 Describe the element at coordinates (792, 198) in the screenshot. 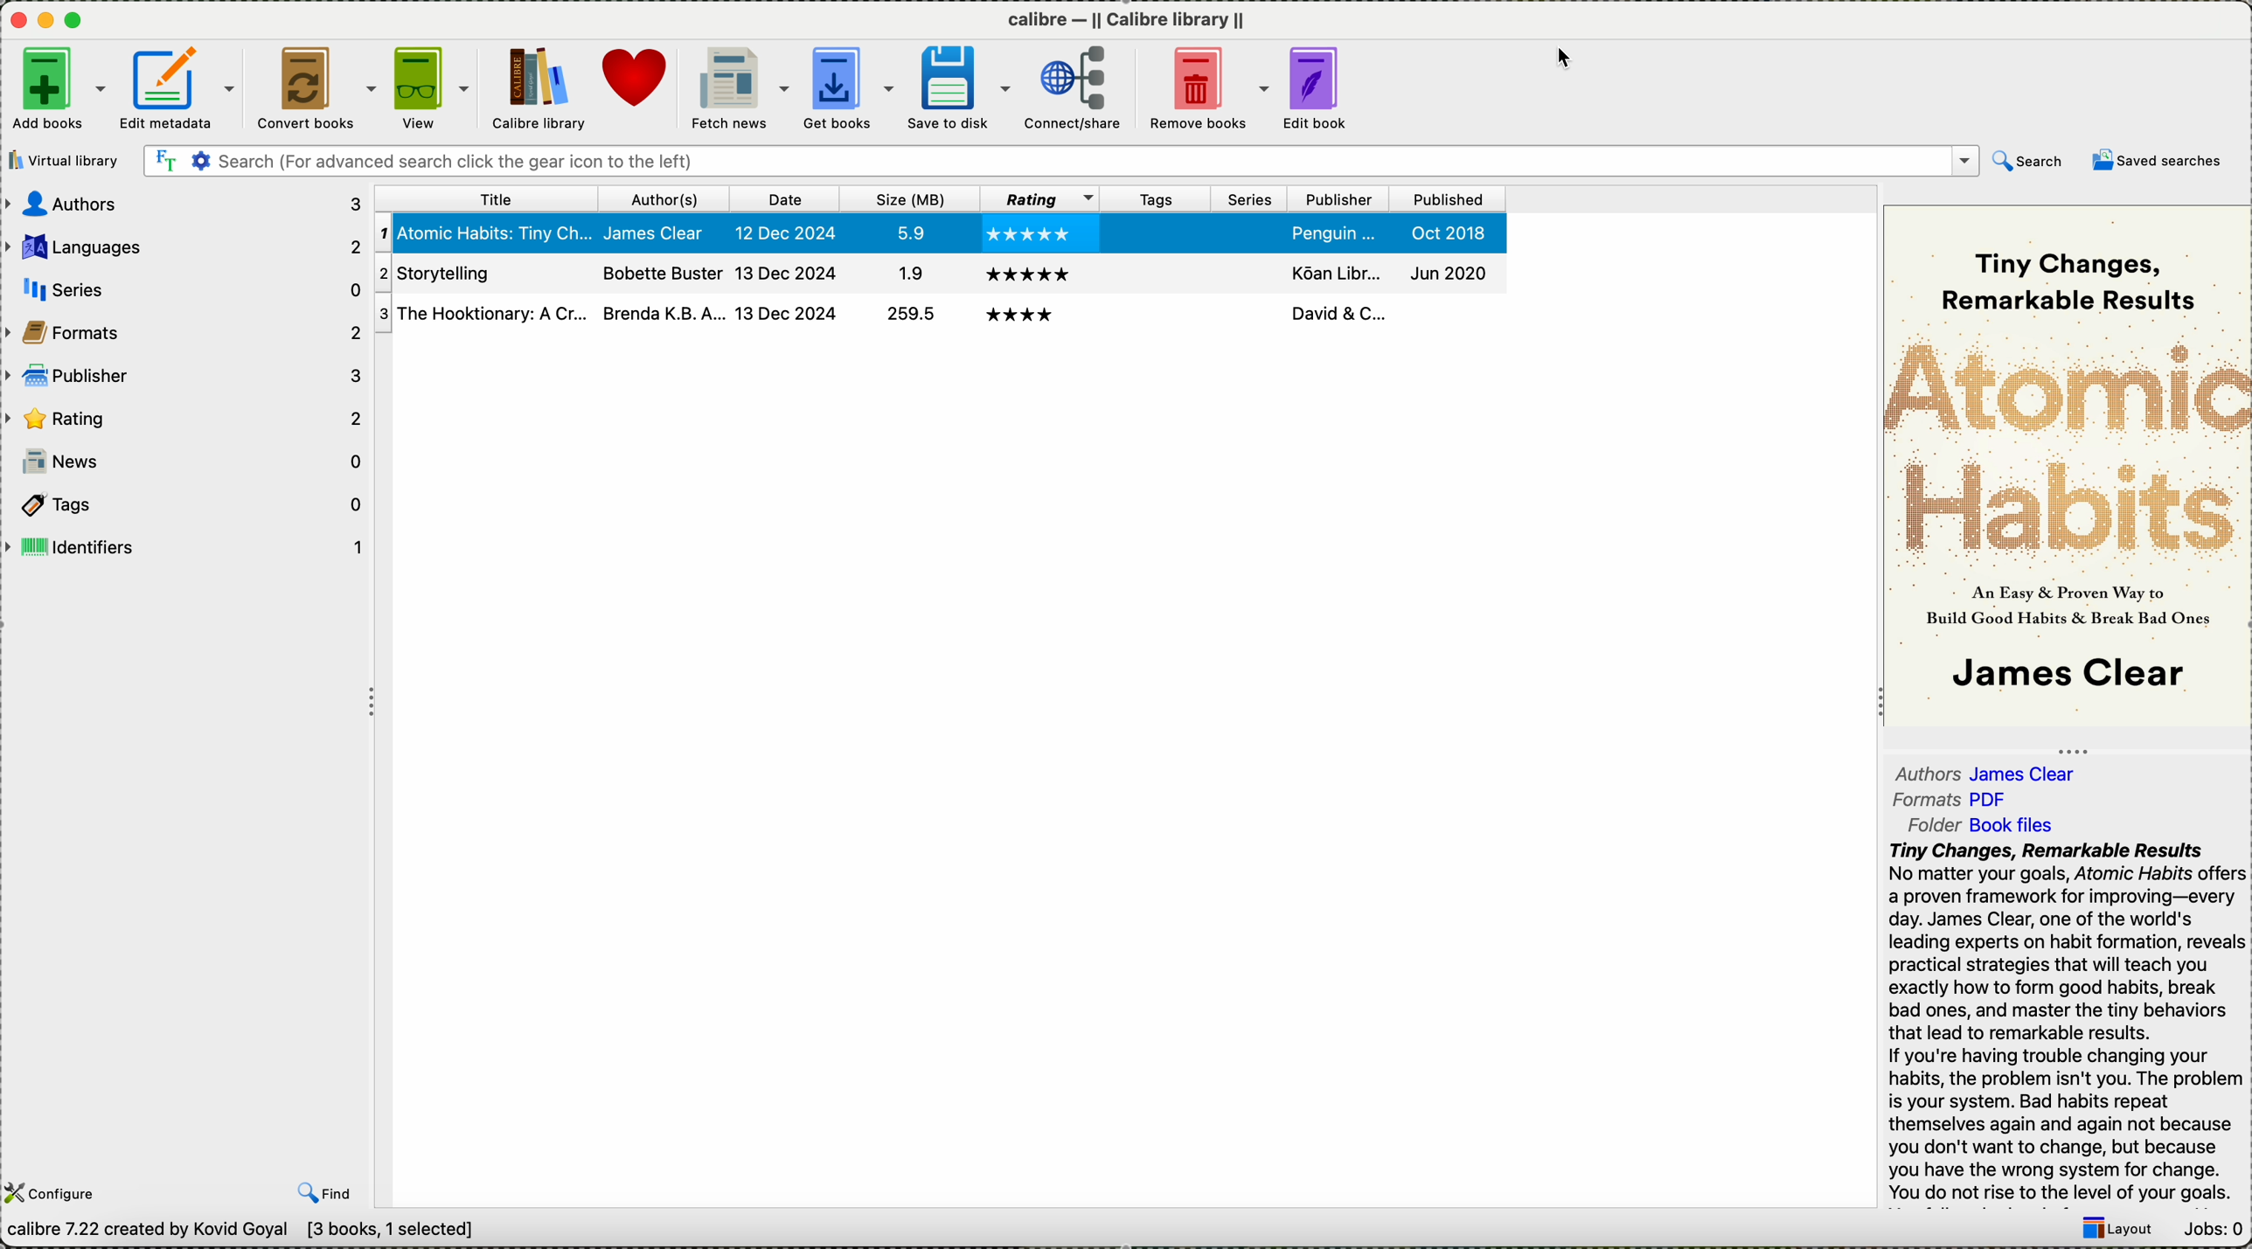

I see `date` at that location.